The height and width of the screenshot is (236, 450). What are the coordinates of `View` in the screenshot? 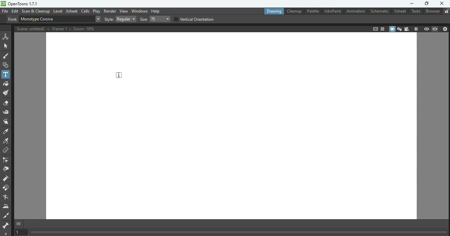 It's located at (125, 11).